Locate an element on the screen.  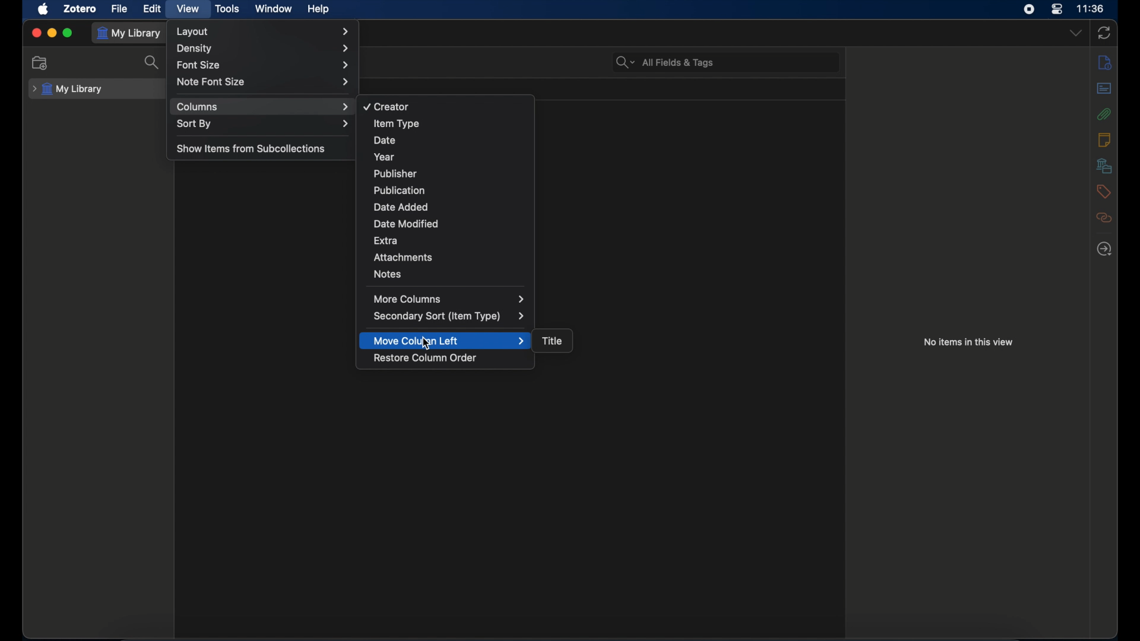
related is located at coordinates (1105, 249).